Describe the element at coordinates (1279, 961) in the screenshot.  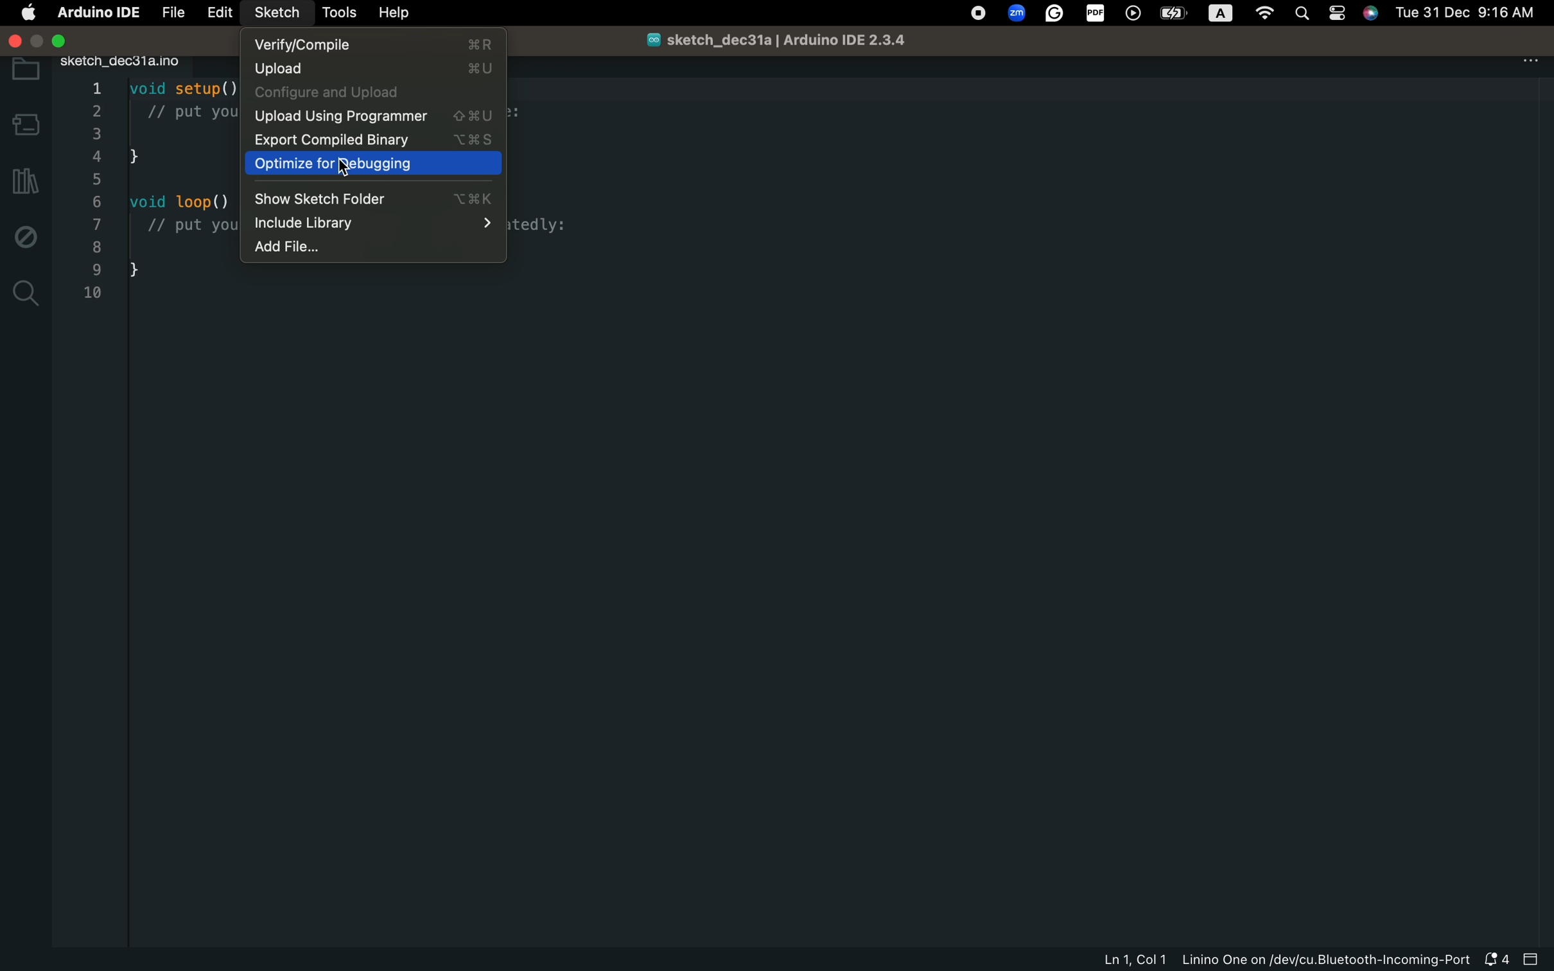
I see `file information` at that location.